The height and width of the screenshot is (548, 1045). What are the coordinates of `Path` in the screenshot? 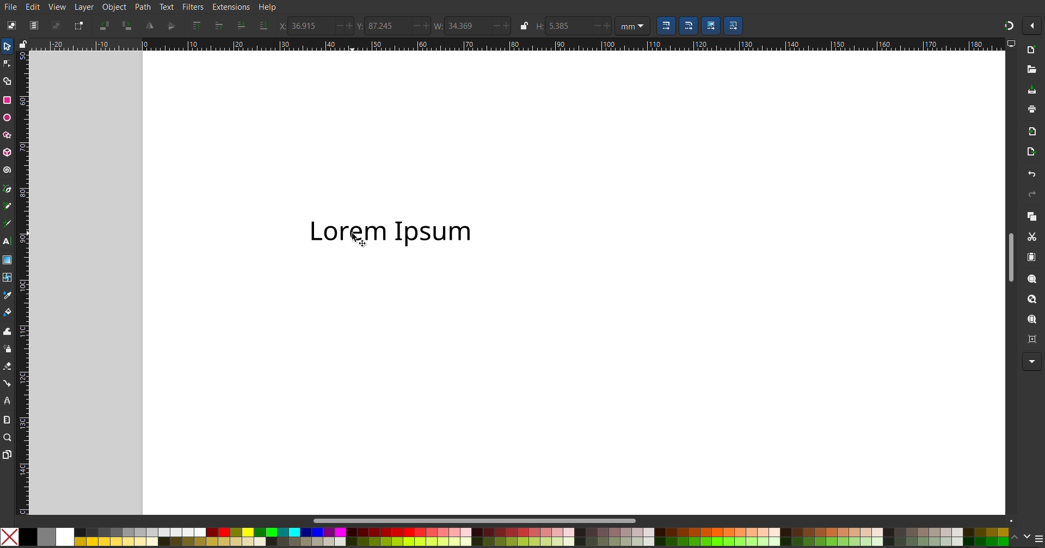 It's located at (143, 8).